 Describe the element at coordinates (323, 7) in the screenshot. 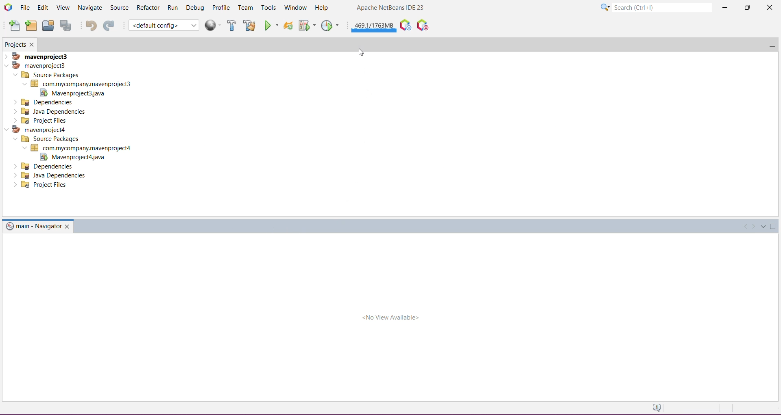

I see `Help` at that location.